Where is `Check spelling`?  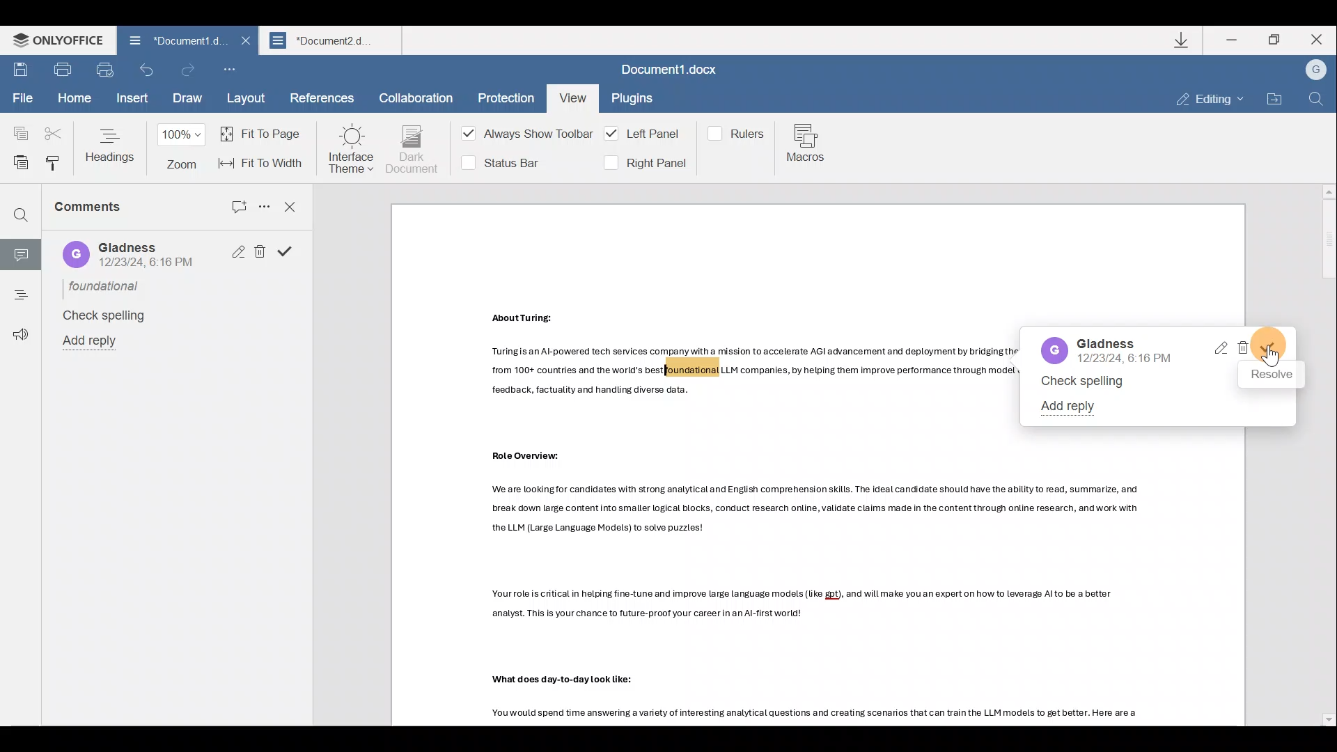
Check spelling is located at coordinates (102, 315).